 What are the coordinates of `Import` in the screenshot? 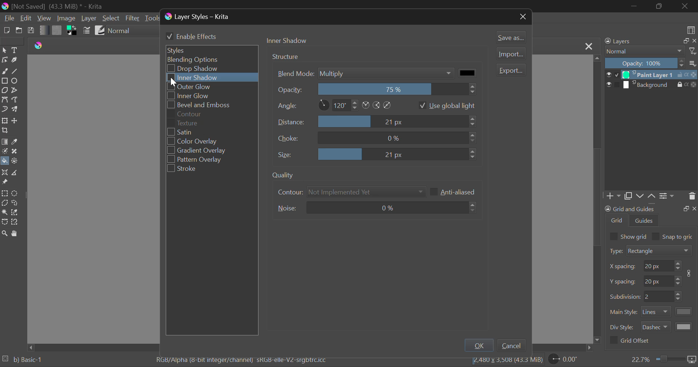 It's located at (510, 54).